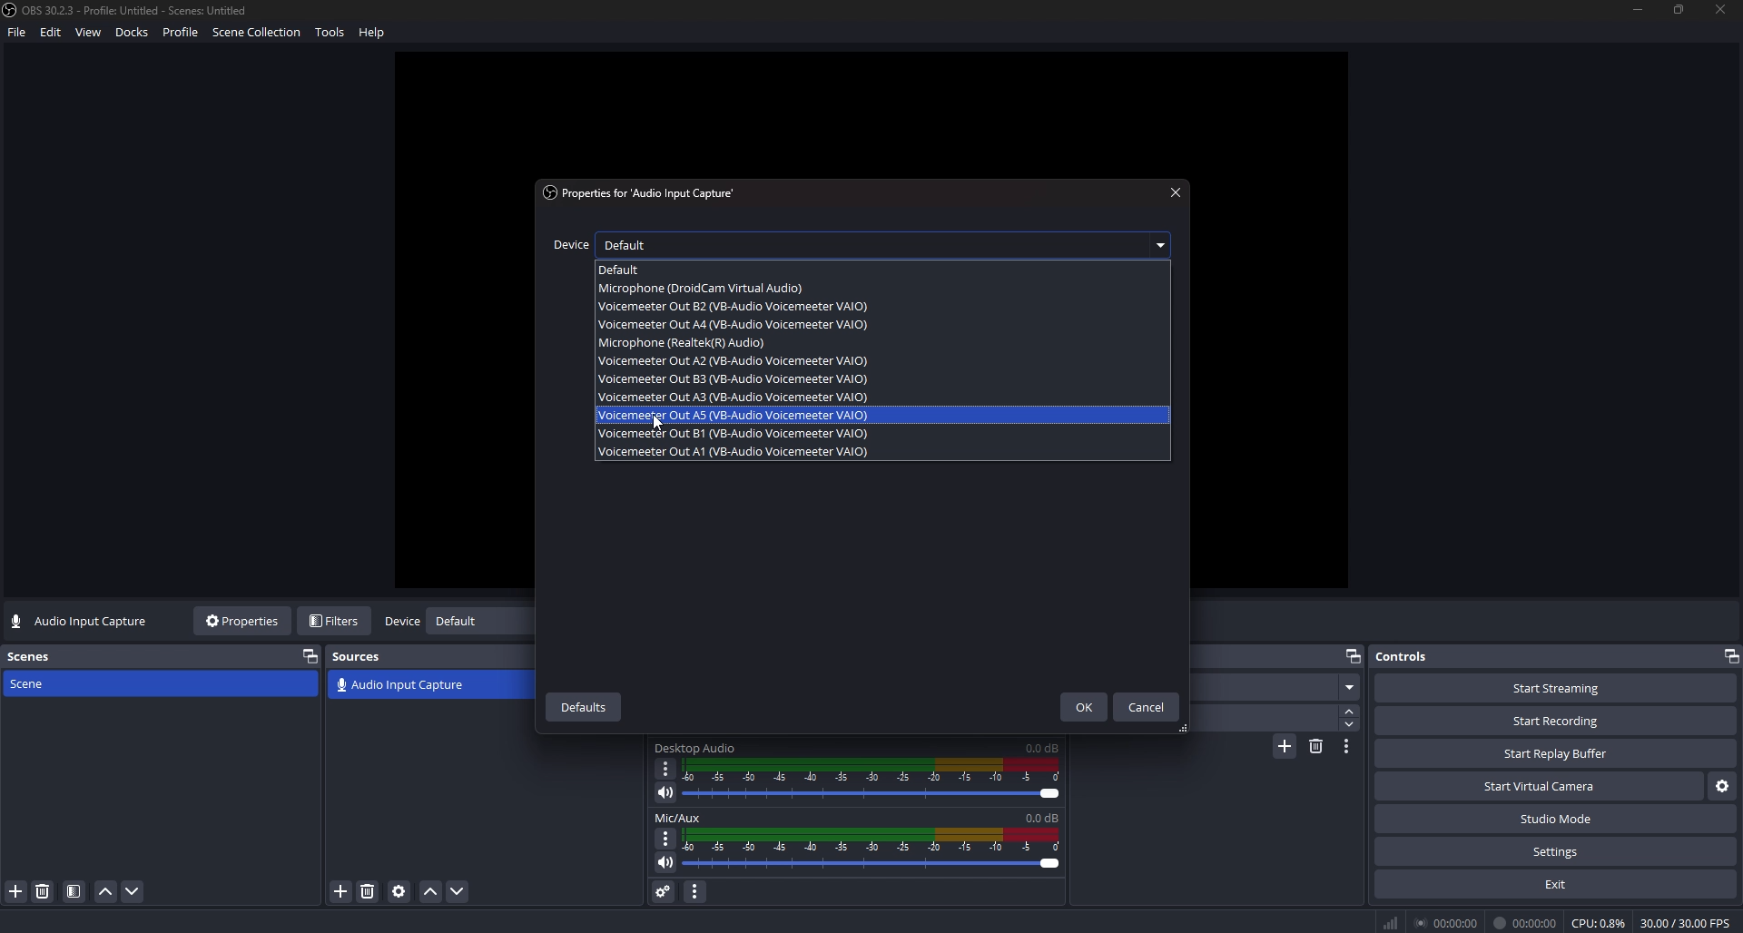 This screenshot has height=933, width=1743. Describe the element at coordinates (665, 768) in the screenshot. I see `options` at that location.